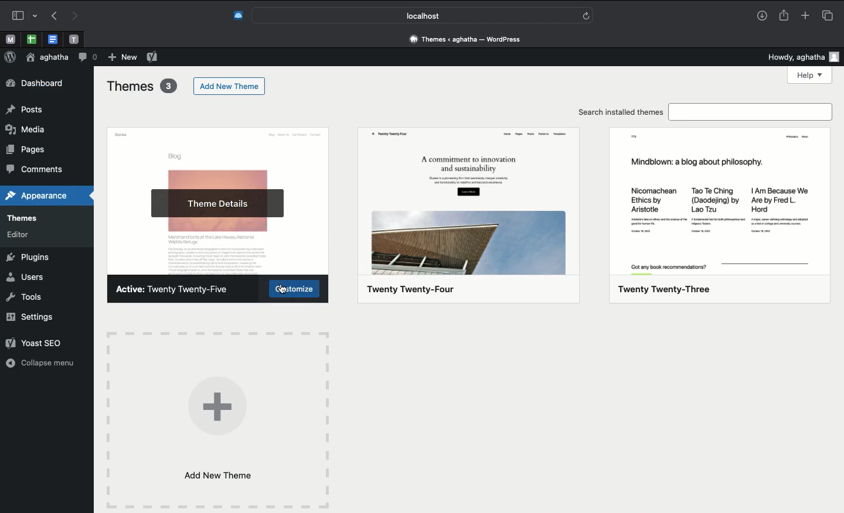 Image resolution: width=844 pixels, height=513 pixels. I want to click on Share, so click(784, 16).